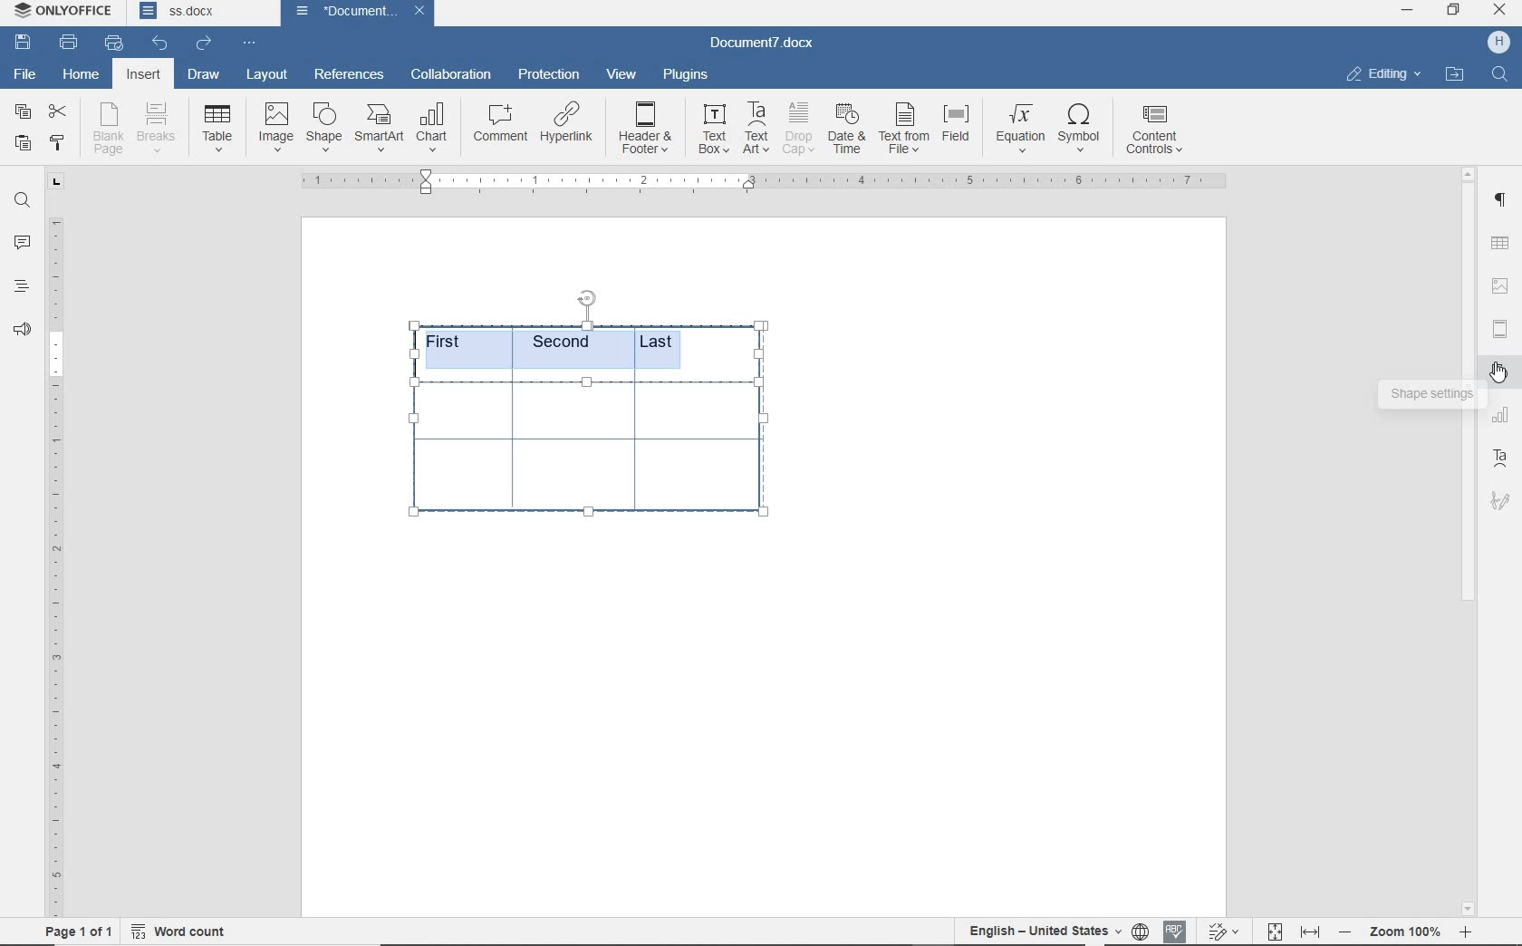 The image size is (1522, 946). I want to click on redo, so click(203, 43).